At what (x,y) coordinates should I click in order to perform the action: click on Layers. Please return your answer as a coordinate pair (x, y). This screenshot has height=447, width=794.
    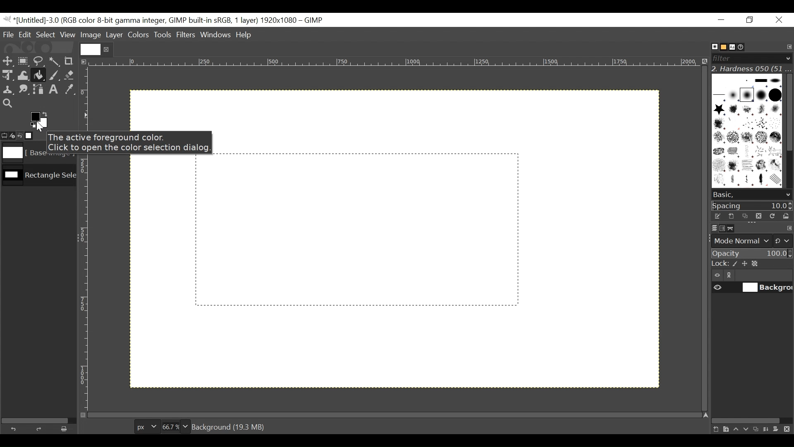
    Looking at the image, I should click on (709, 228).